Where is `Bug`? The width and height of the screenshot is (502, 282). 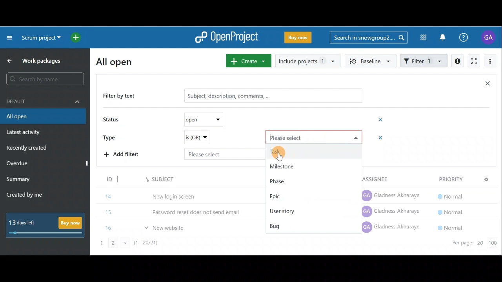
Bug is located at coordinates (298, 224).